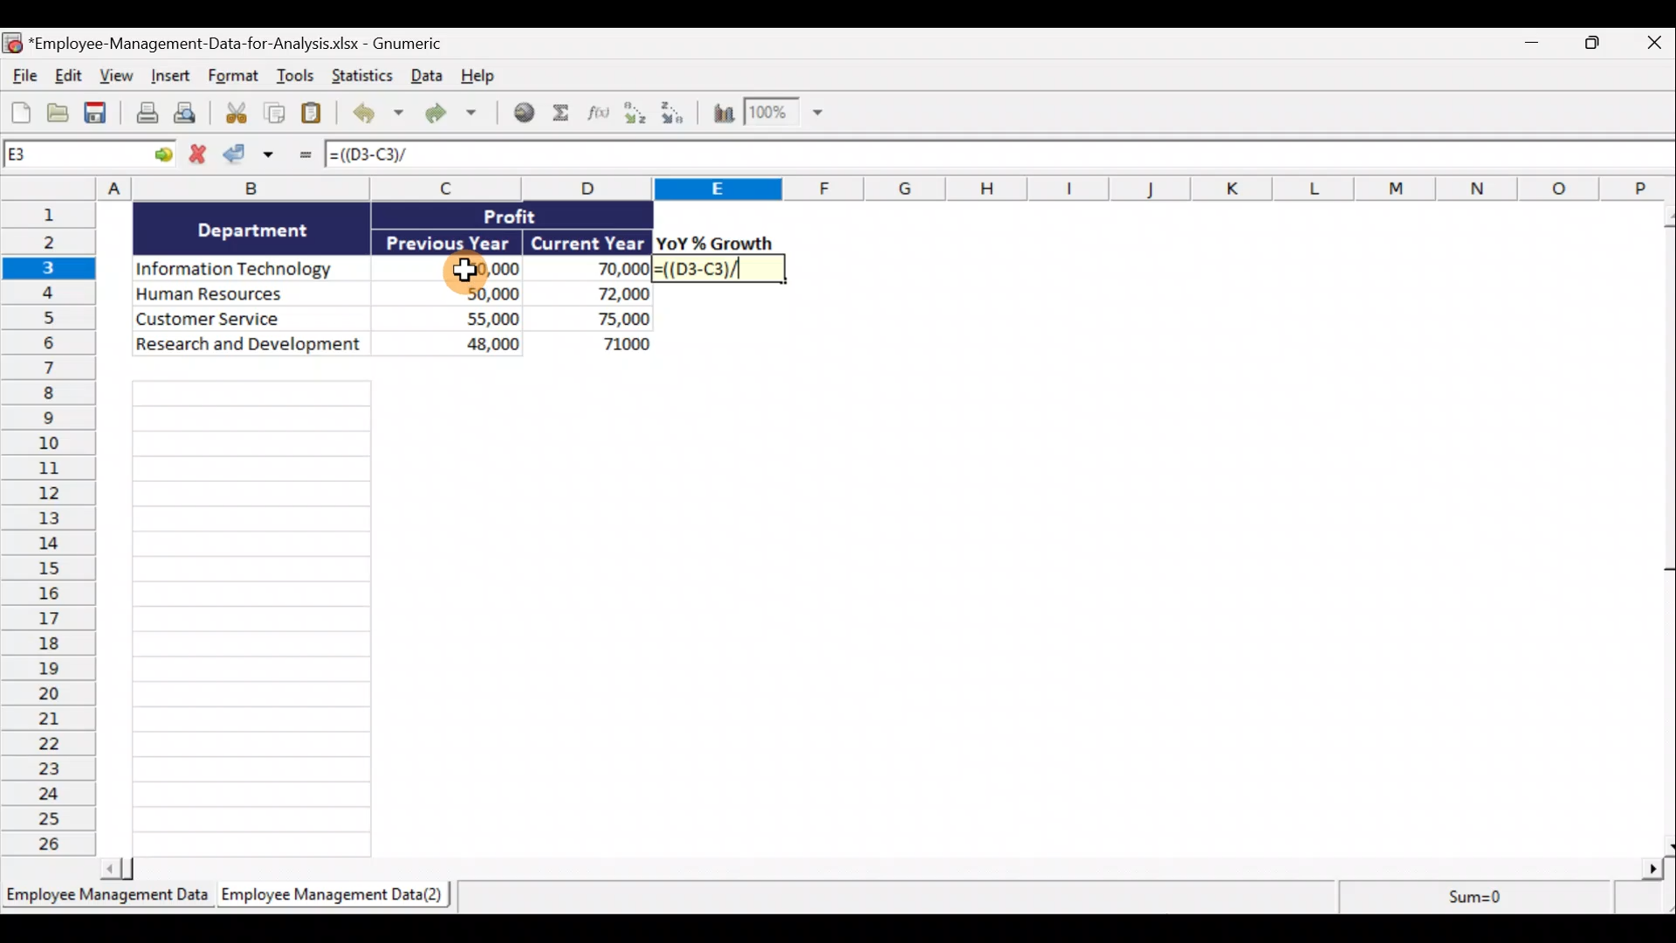 The image size is (1676, 943). I want to click on Columns, so click(838, 188).